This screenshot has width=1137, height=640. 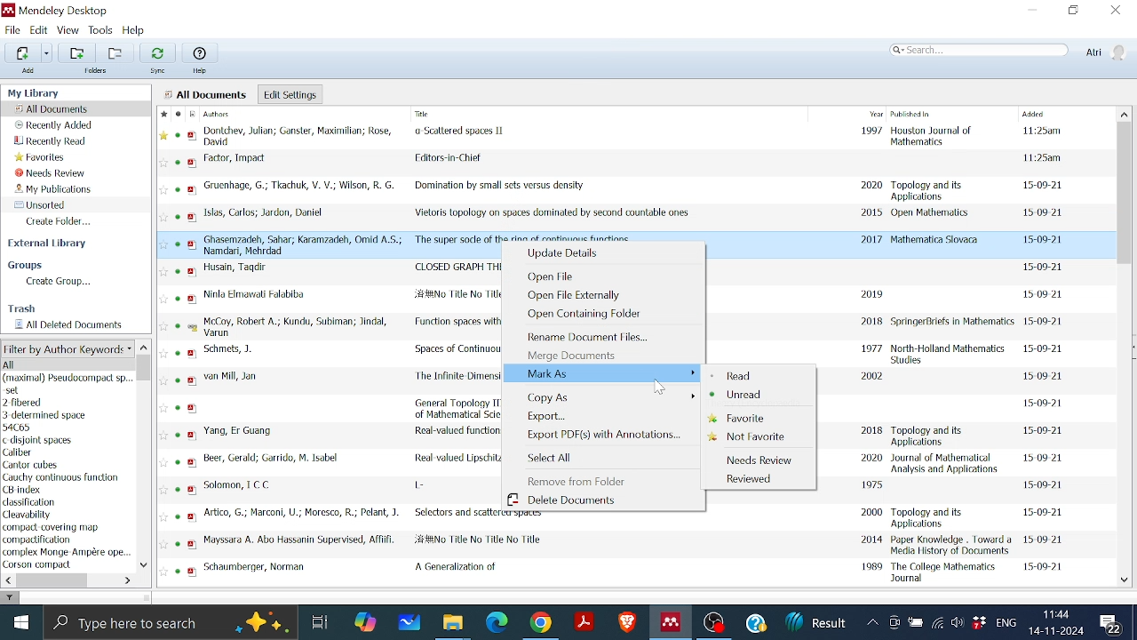 I want to click on compact covering map, so click(x=62, y=529).